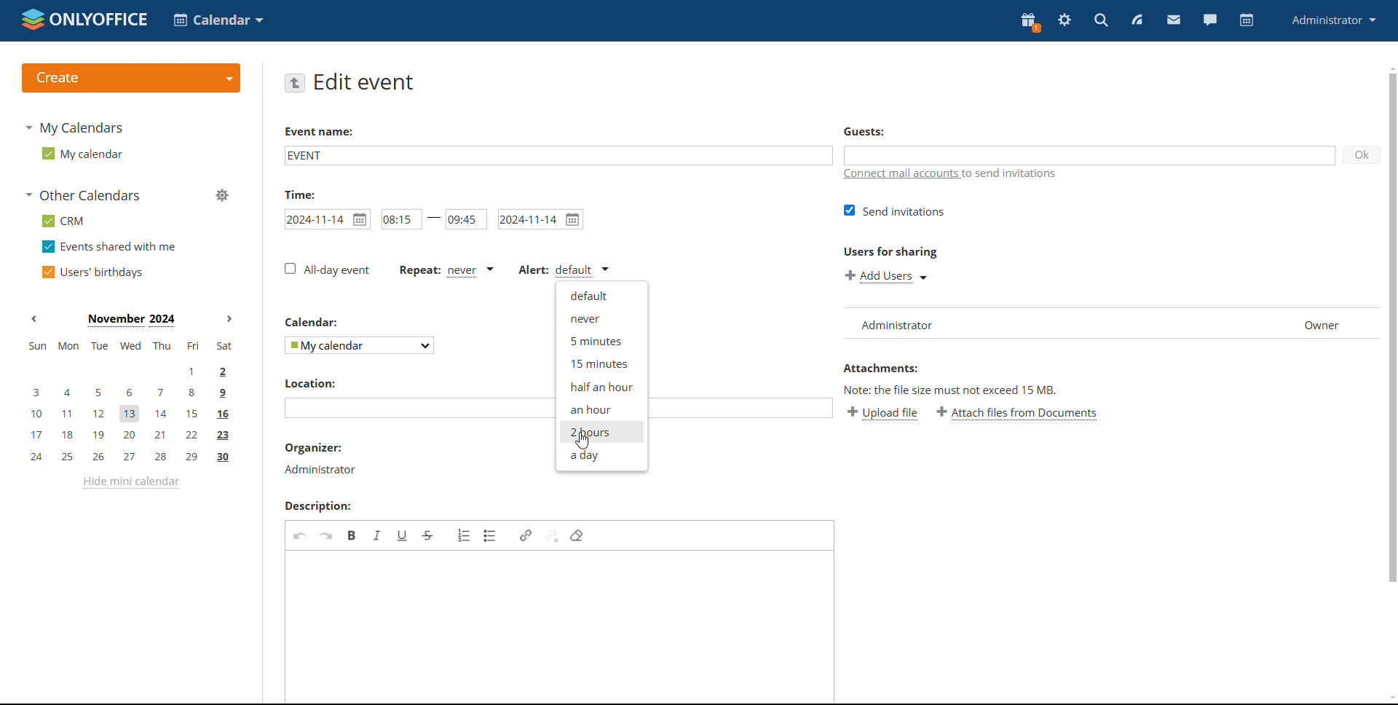 Image resolution: width=1398 pixels, height=705 pixels. I want to click on edit event, so click(366, 82).